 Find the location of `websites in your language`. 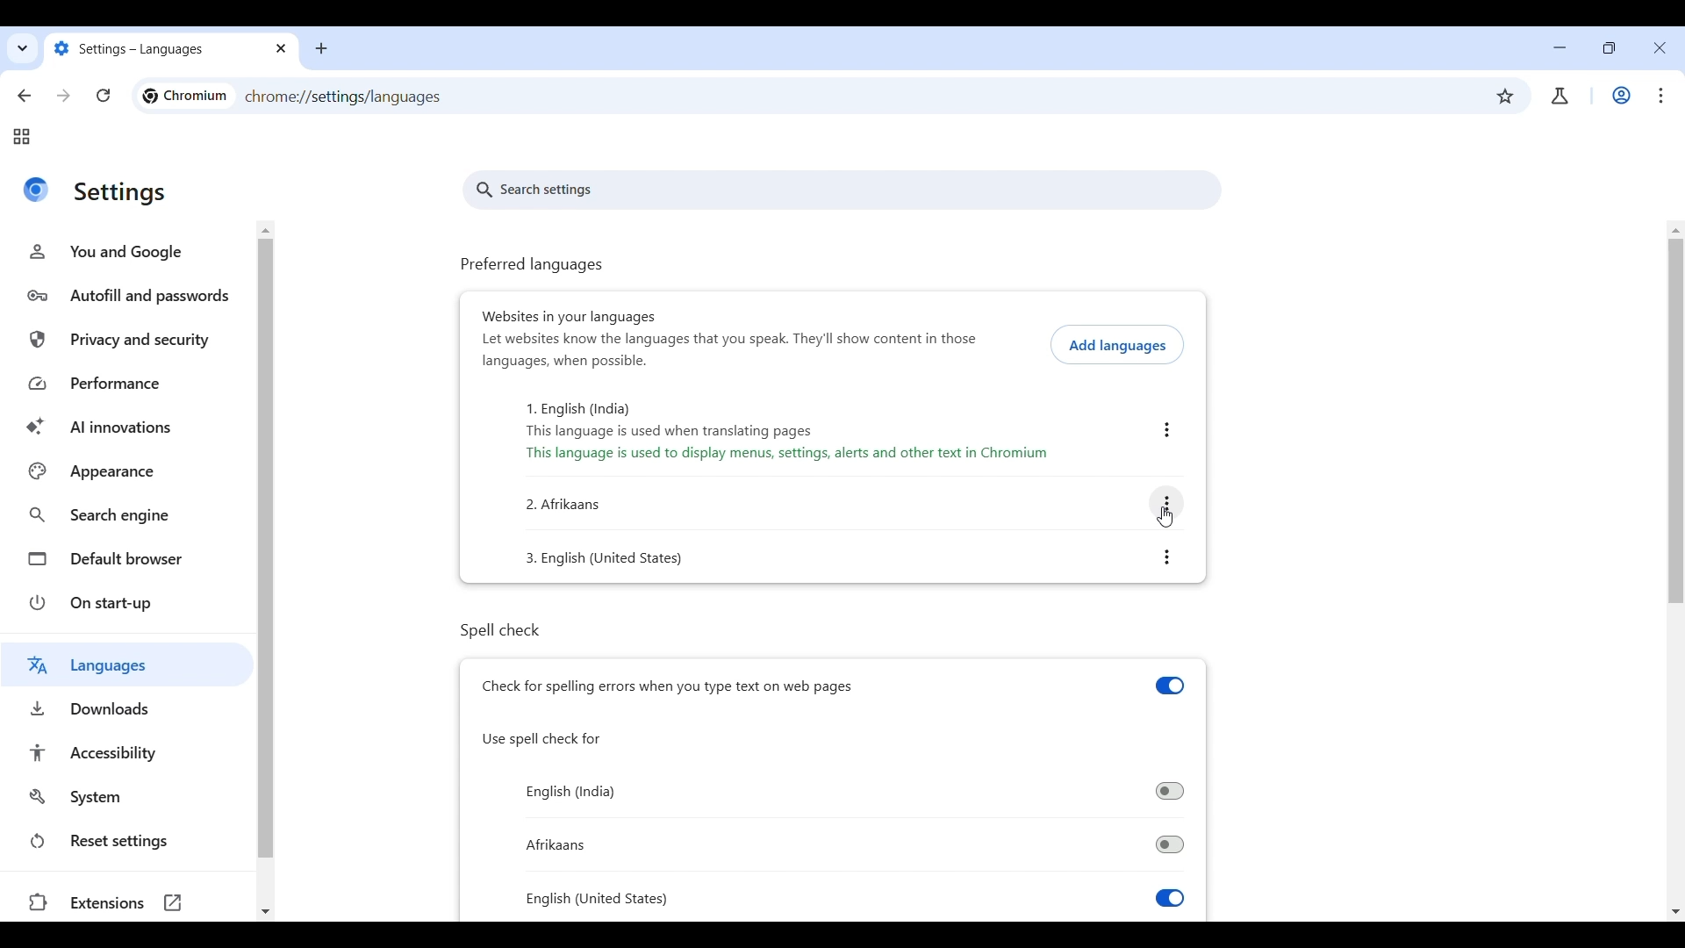

websites in your language is located at coordinates (564, 315).